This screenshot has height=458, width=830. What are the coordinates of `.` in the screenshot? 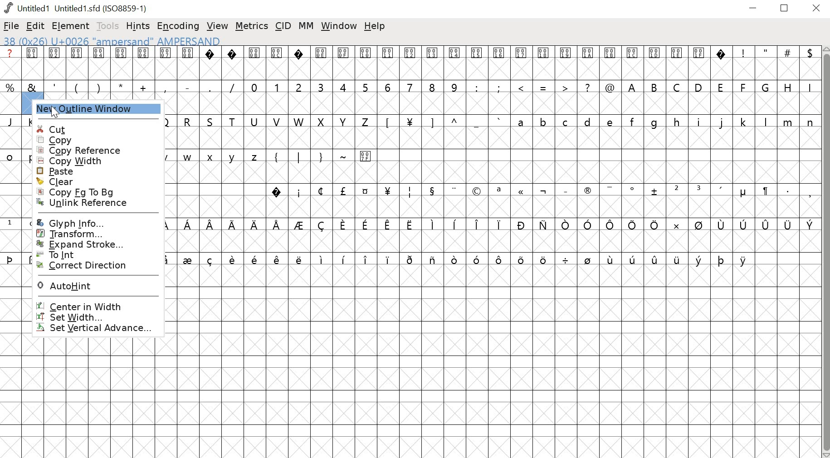 It's located at (787, 190).